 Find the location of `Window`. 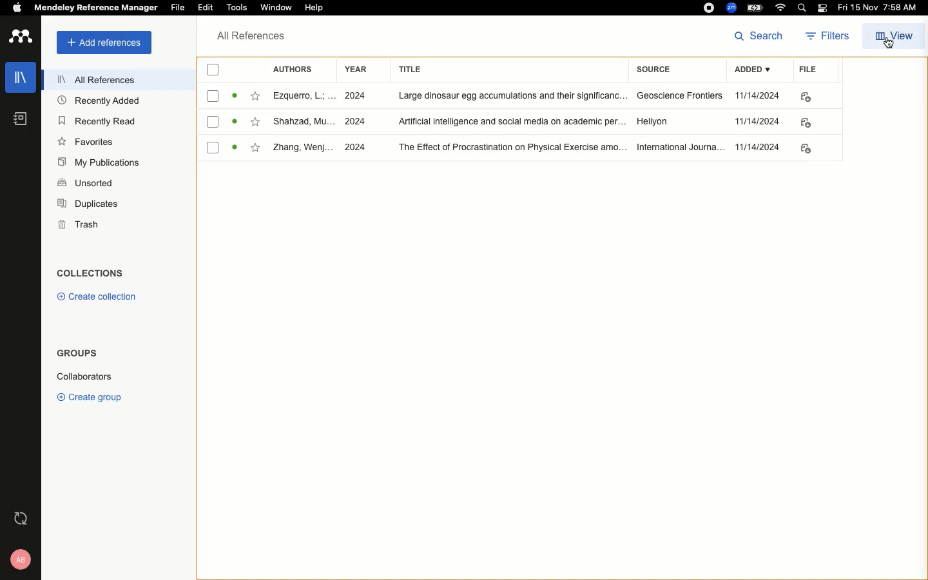

Window is located at coordinates (278, 8).